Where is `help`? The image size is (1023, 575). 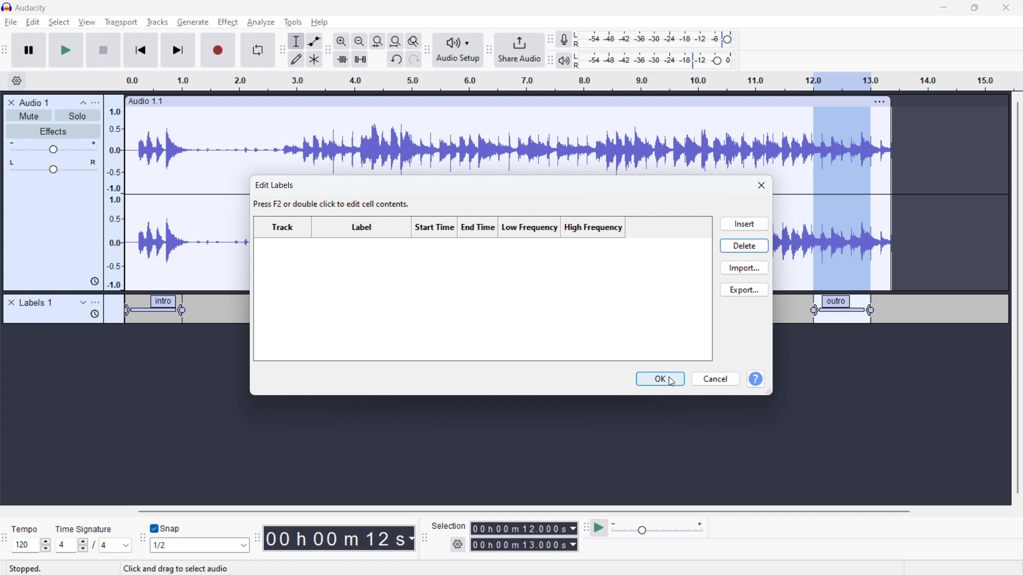
help is located at coordinates (756, 380).